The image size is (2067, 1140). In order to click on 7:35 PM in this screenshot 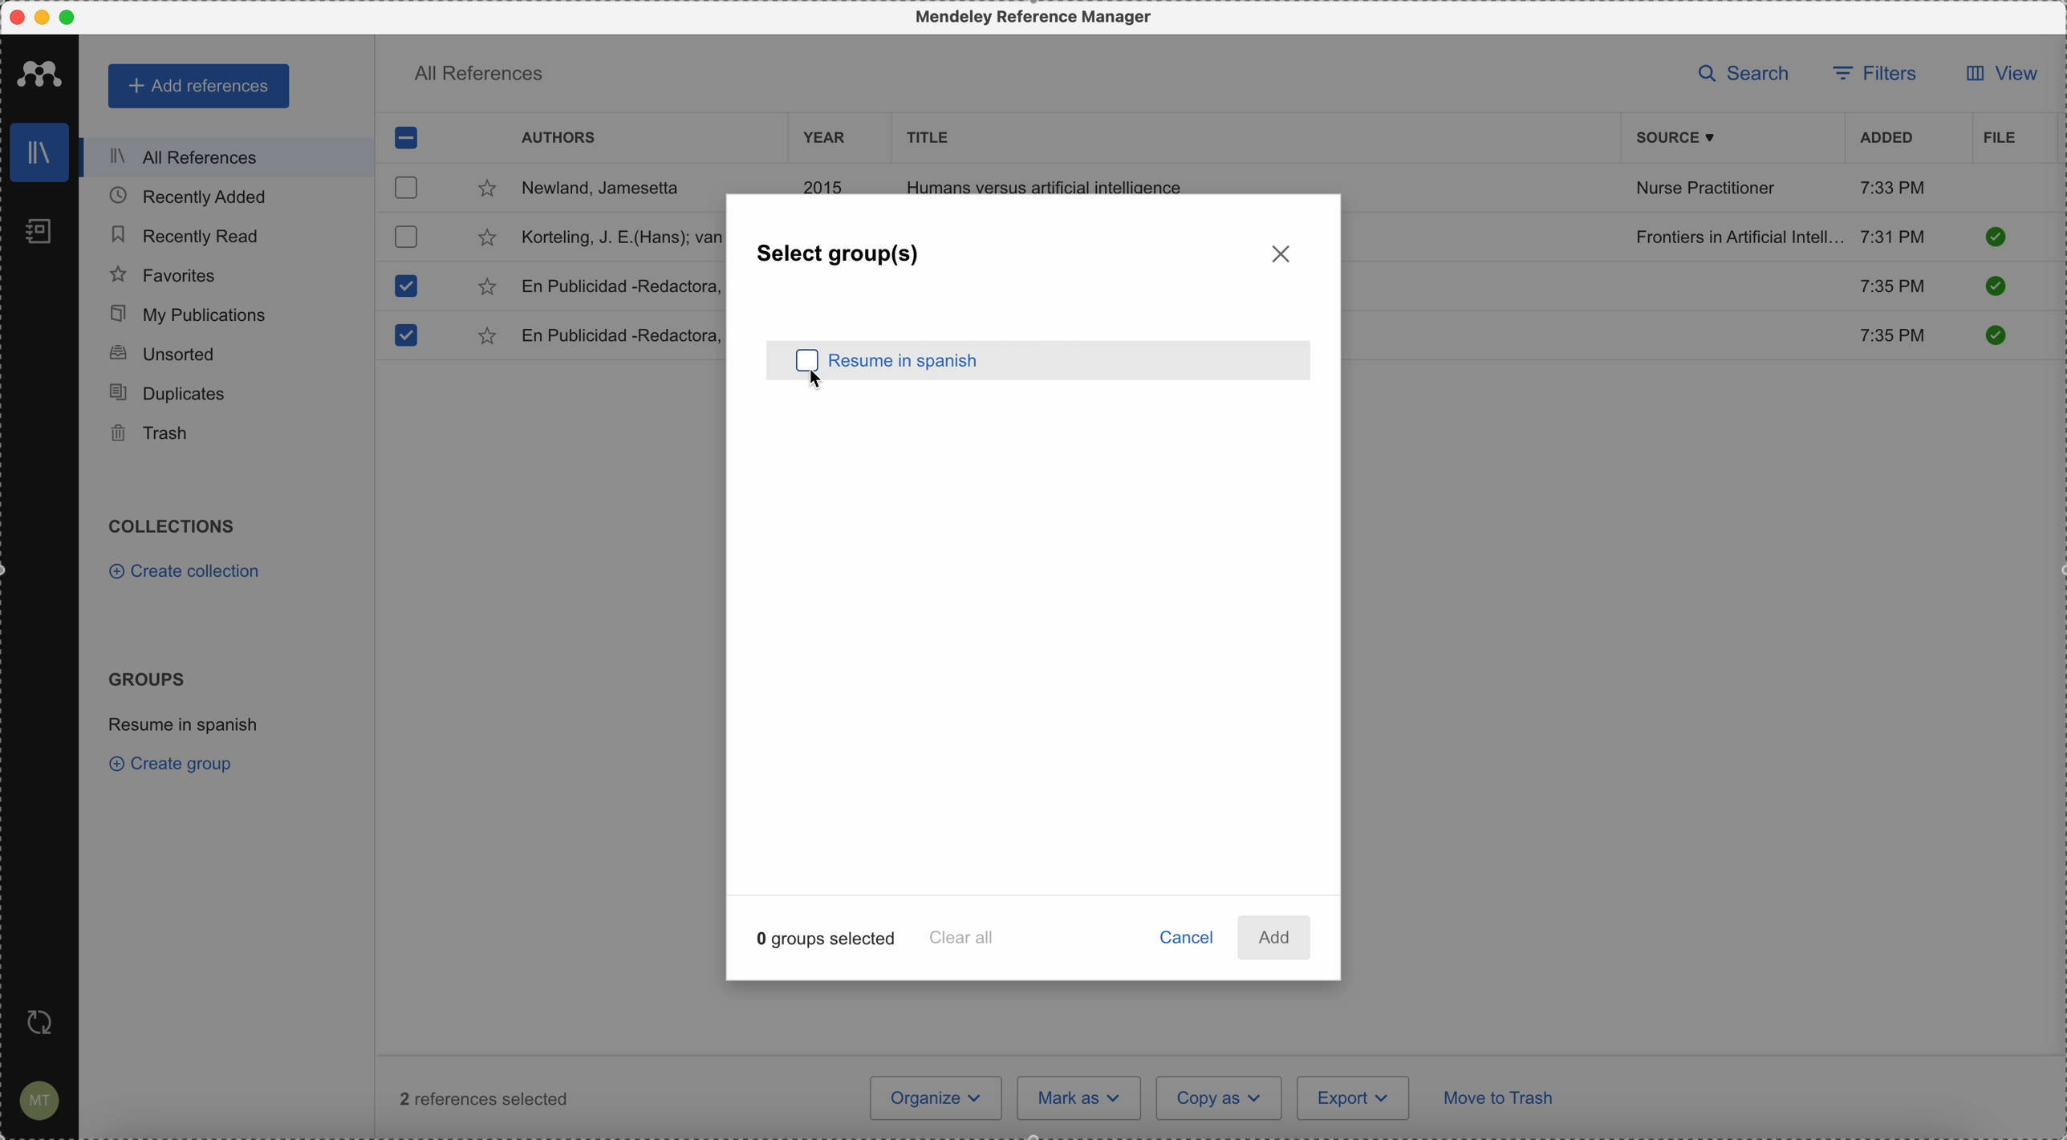, I will do `click(1895, 337)`.